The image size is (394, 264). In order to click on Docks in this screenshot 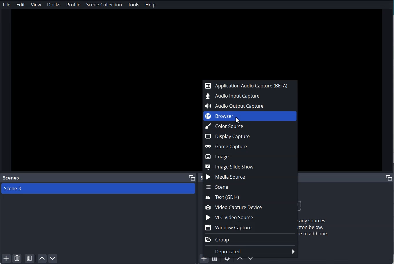, I will do `click(54, 5)`.